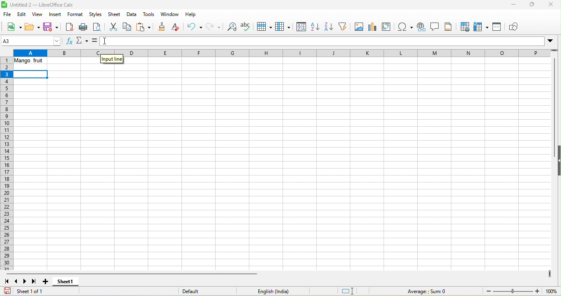 This screenshot has height=296, width=561. Describe the element at coordinates (149, 14) in the screenshot. I see `tools` at that location.